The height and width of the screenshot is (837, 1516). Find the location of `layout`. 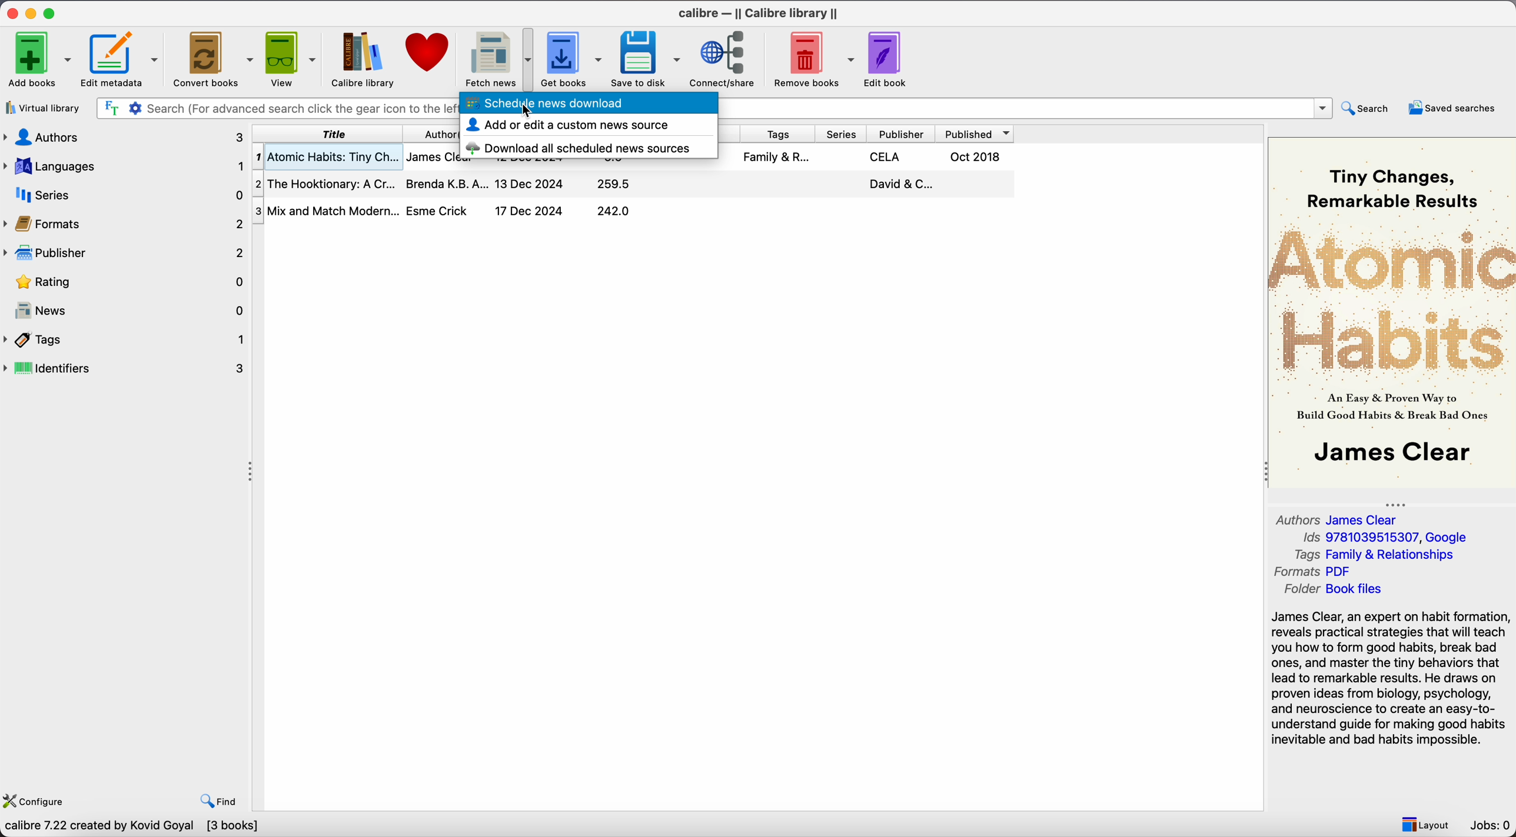

layout is located at coordinates (1424, 823).